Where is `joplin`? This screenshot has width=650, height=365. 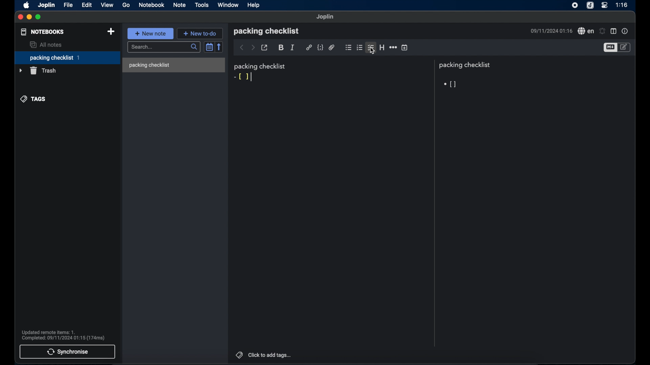 joplin is located at coordinates (47, 5).